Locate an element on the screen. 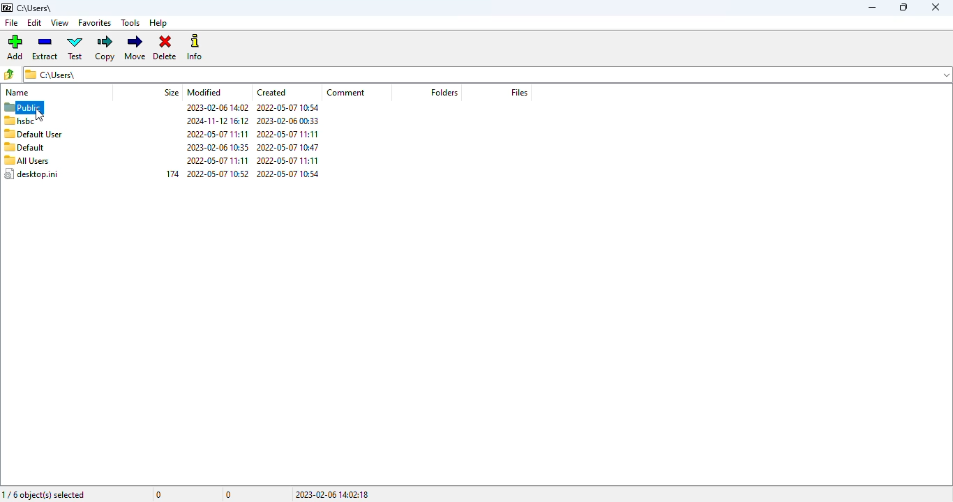  default user is located at coordinates (33, 134).